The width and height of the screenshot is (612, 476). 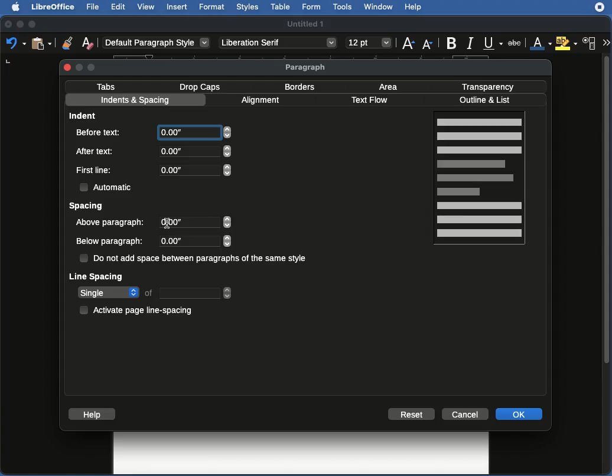 I want to click on Area, so click(x=391, y=86).